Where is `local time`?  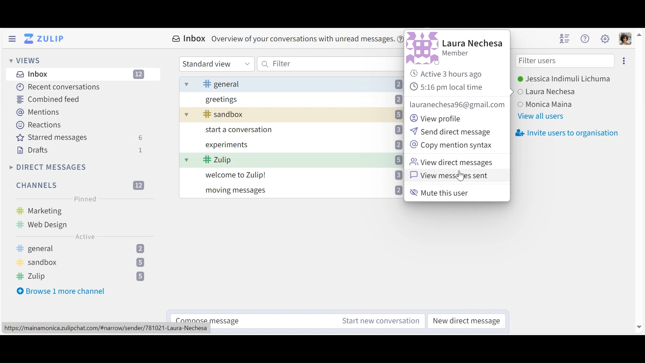
local time is located at coordinates (449, 87).